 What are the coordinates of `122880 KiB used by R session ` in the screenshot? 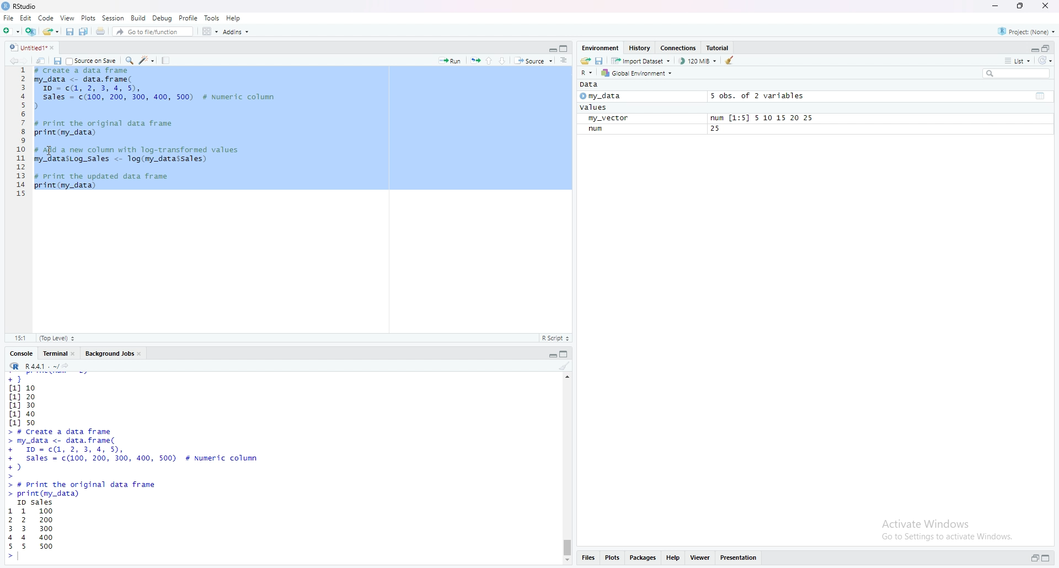 It's located at (698, 62).